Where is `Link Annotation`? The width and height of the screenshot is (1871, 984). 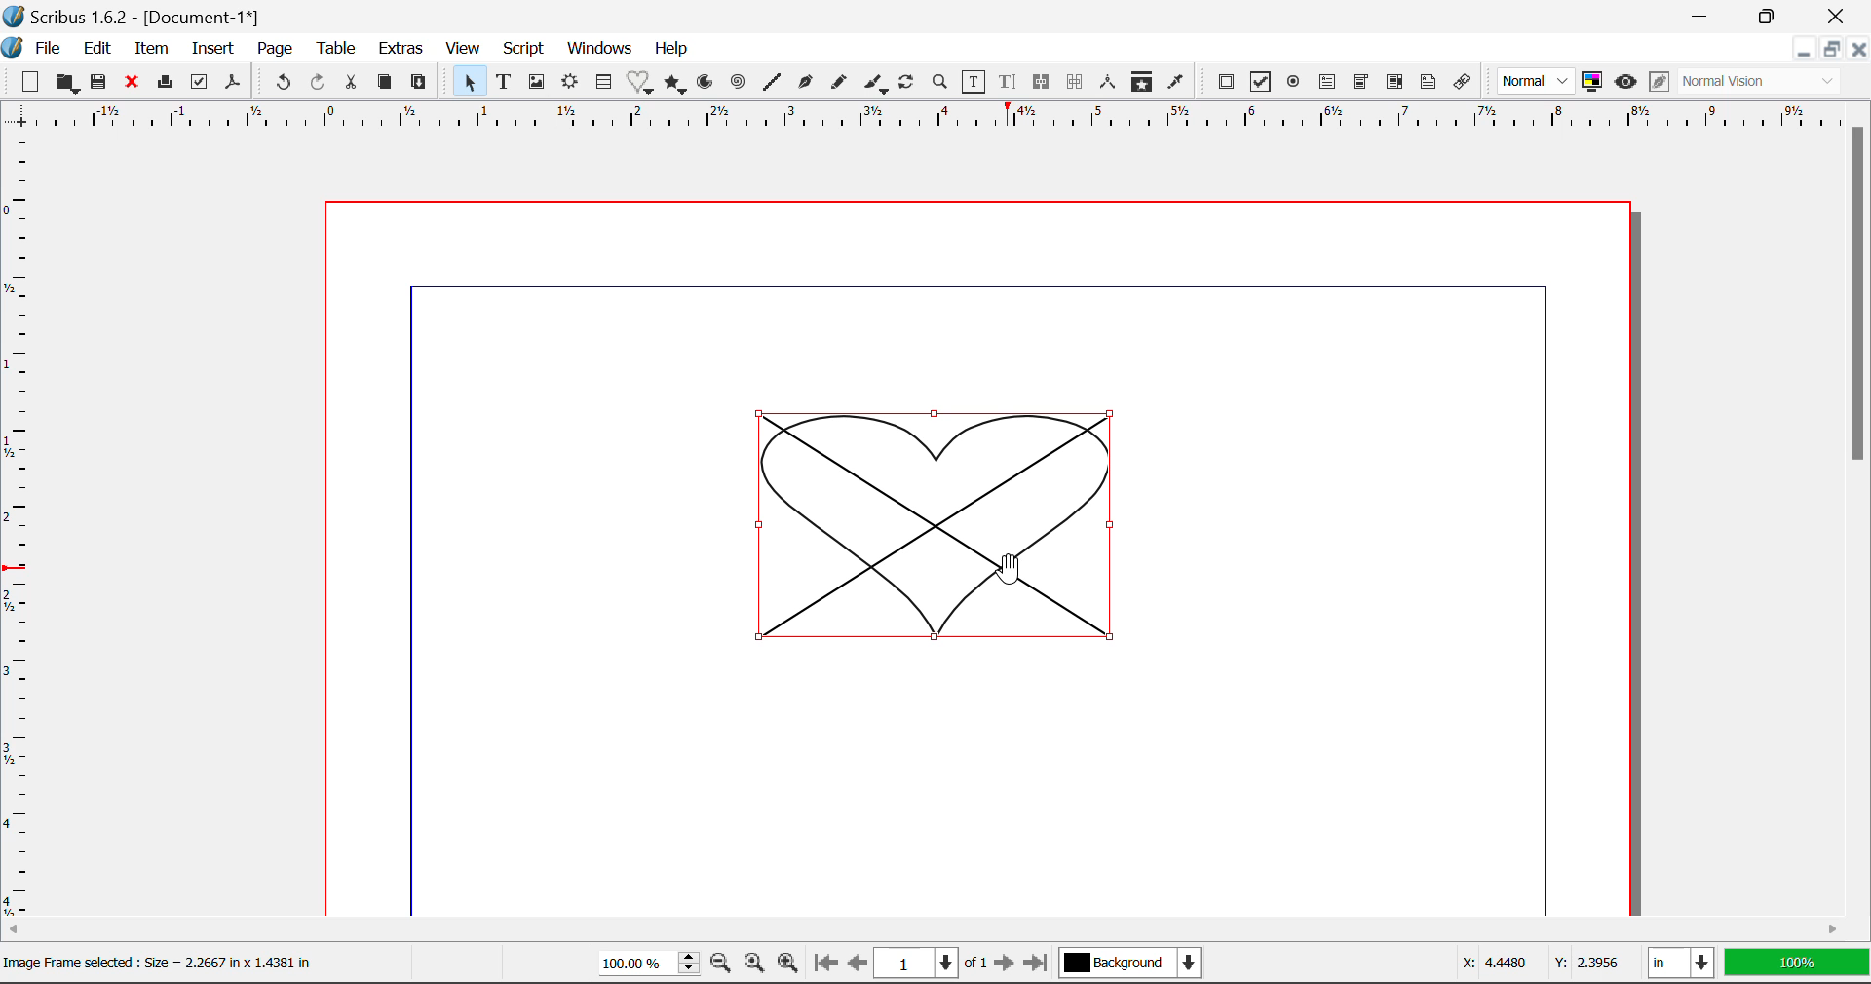 Link Annotation is located at coordinates (1463, 83).